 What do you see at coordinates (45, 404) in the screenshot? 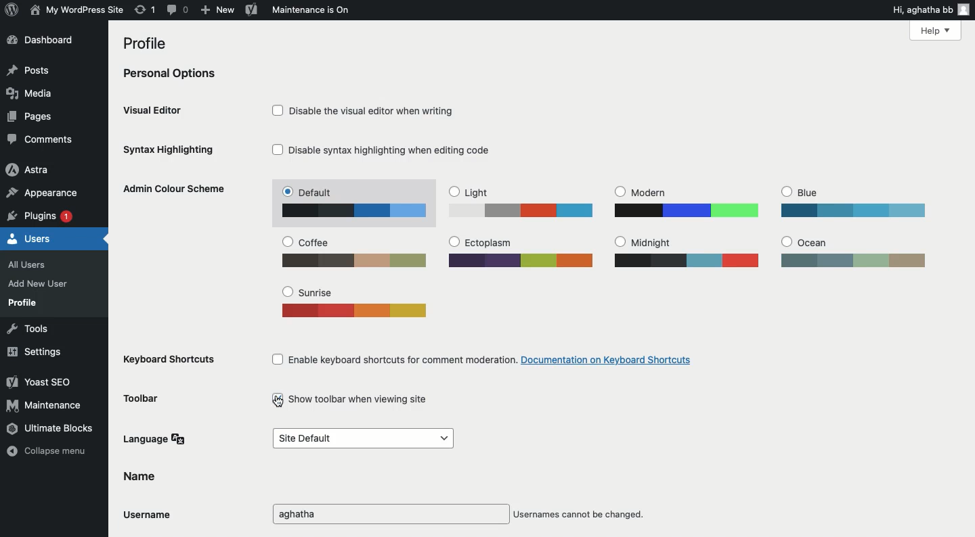
I see `Maintenance` at bounding box center [45, 404].